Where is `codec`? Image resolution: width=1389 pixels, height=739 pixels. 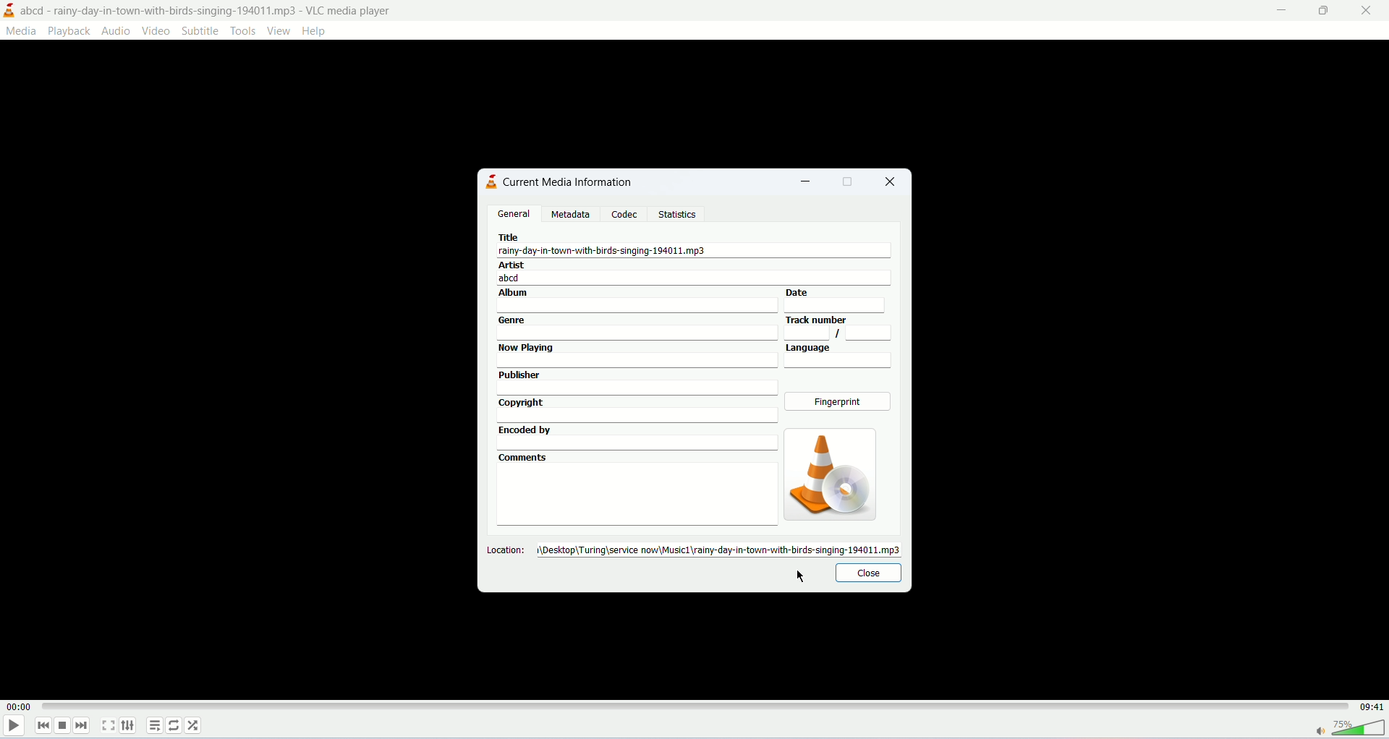 codec is located at coordinates (628, 214).